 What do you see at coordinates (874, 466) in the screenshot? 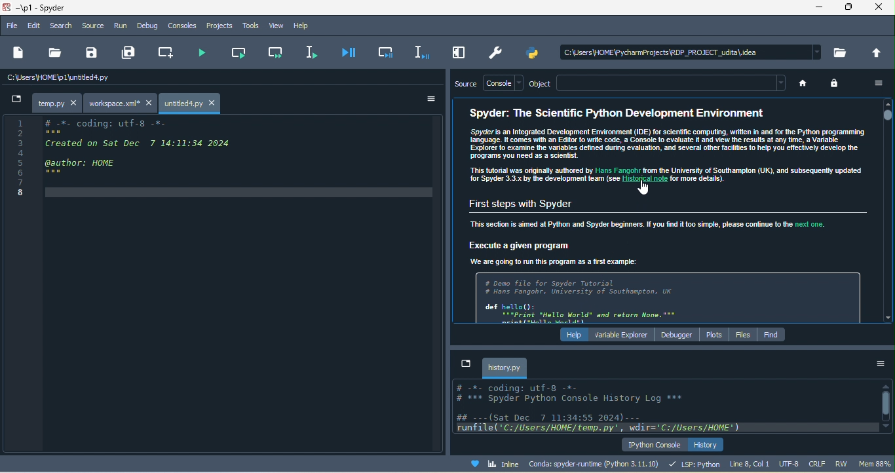
I see `mem 90%` at bounding box center [874, 466].